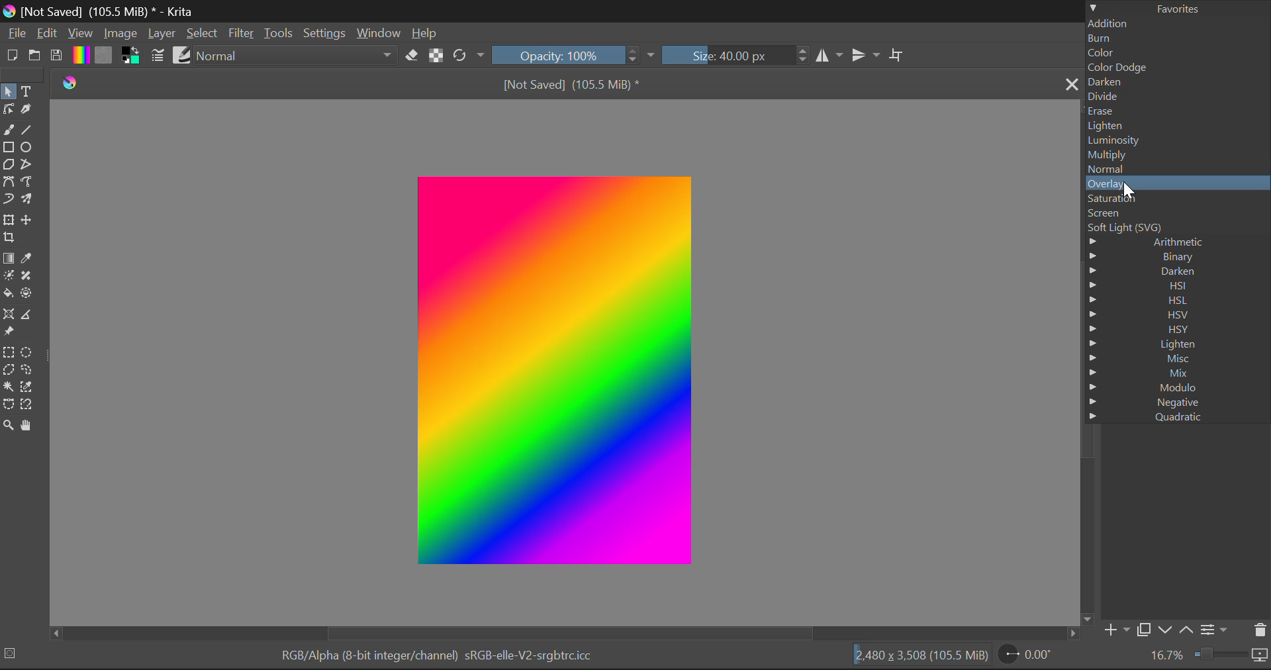 The image size is (1271, 670). What do you see at coordinates (57, 57) in the screenshot?
I see `Save` at bounding box center [57, 57].